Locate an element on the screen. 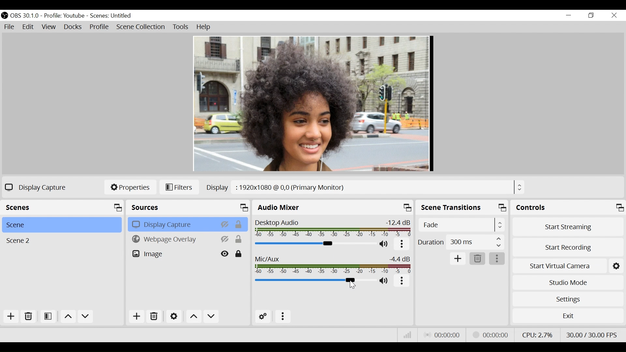 Image resolution: width=626 pixels, height=352 pixels. (un)lock is located at coordinates (240, 224).